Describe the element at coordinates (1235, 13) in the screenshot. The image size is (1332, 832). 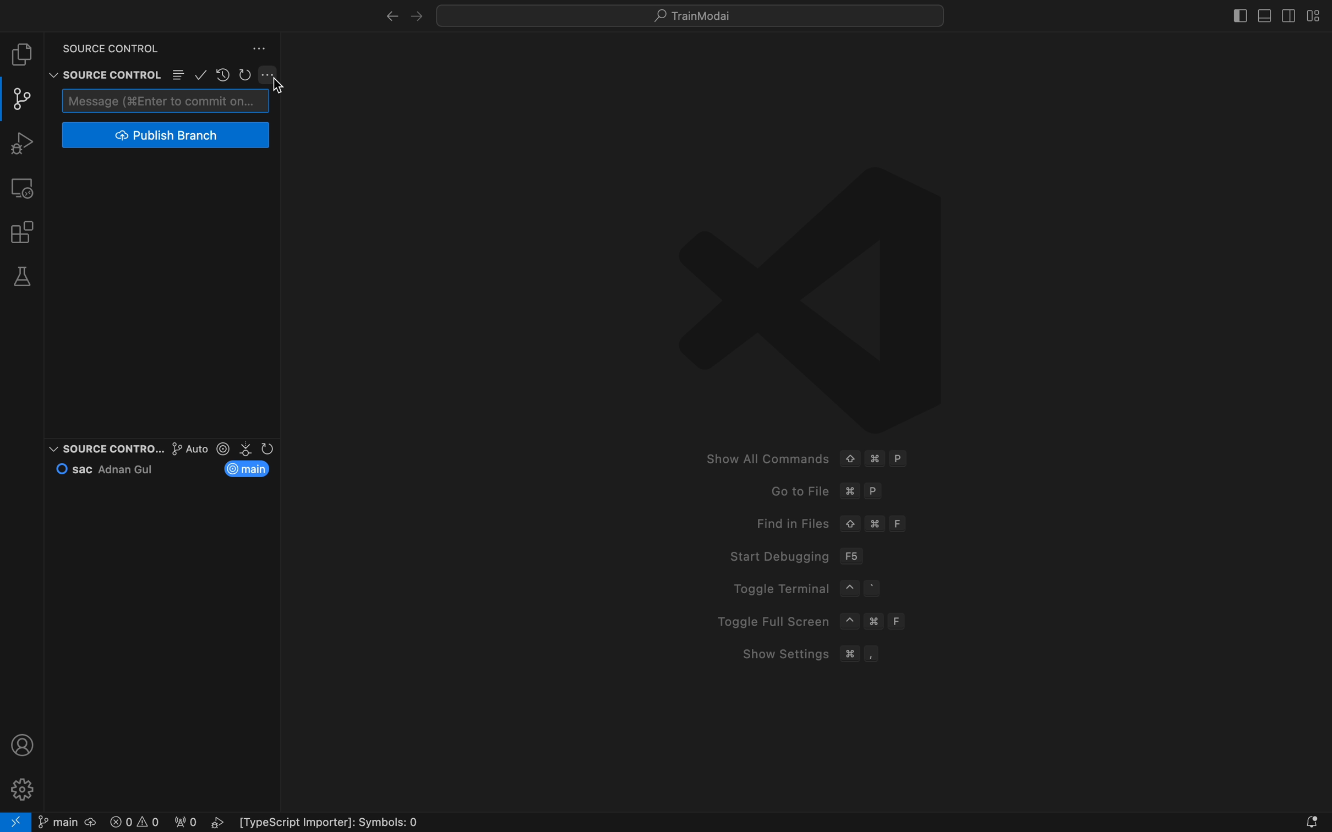
I see `toggle bar` at that location.